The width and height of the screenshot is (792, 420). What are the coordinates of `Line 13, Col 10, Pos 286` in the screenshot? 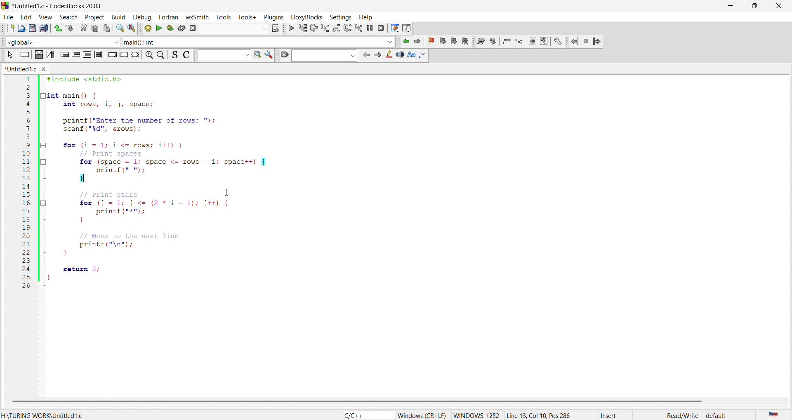 It's located at (542, 416).